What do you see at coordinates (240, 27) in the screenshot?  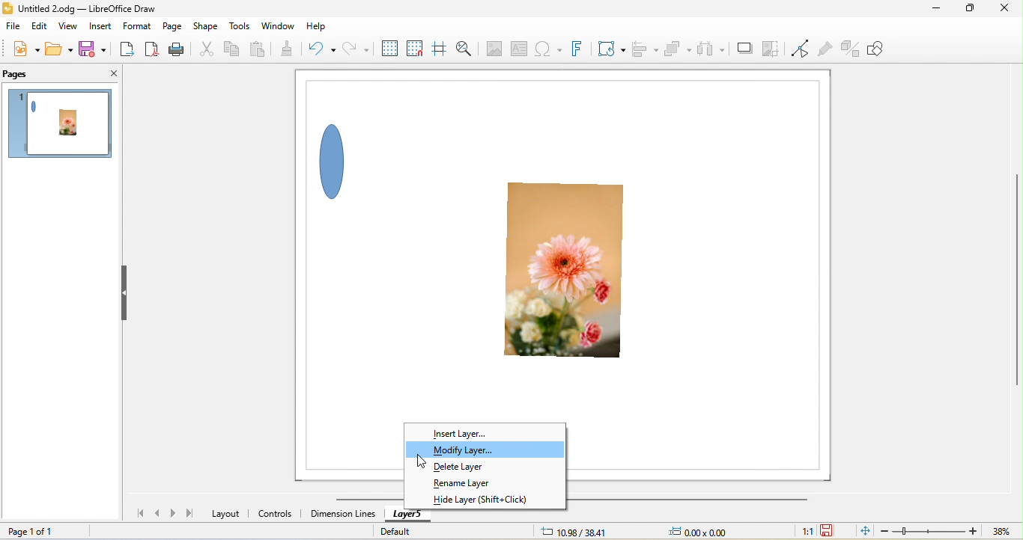 I see `tools` at bounding box center [240, 27].